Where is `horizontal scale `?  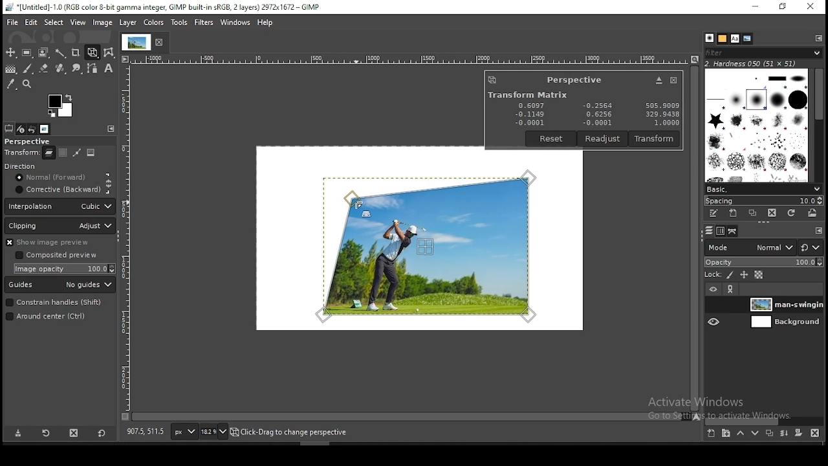
horizontal scale  is located at coordinates (409, 58).